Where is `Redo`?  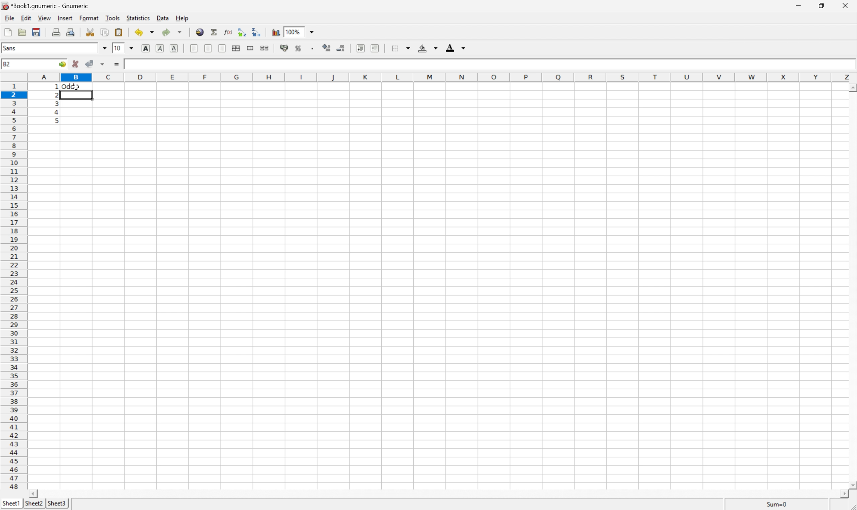 Redo is located at coordinates (175, 32).